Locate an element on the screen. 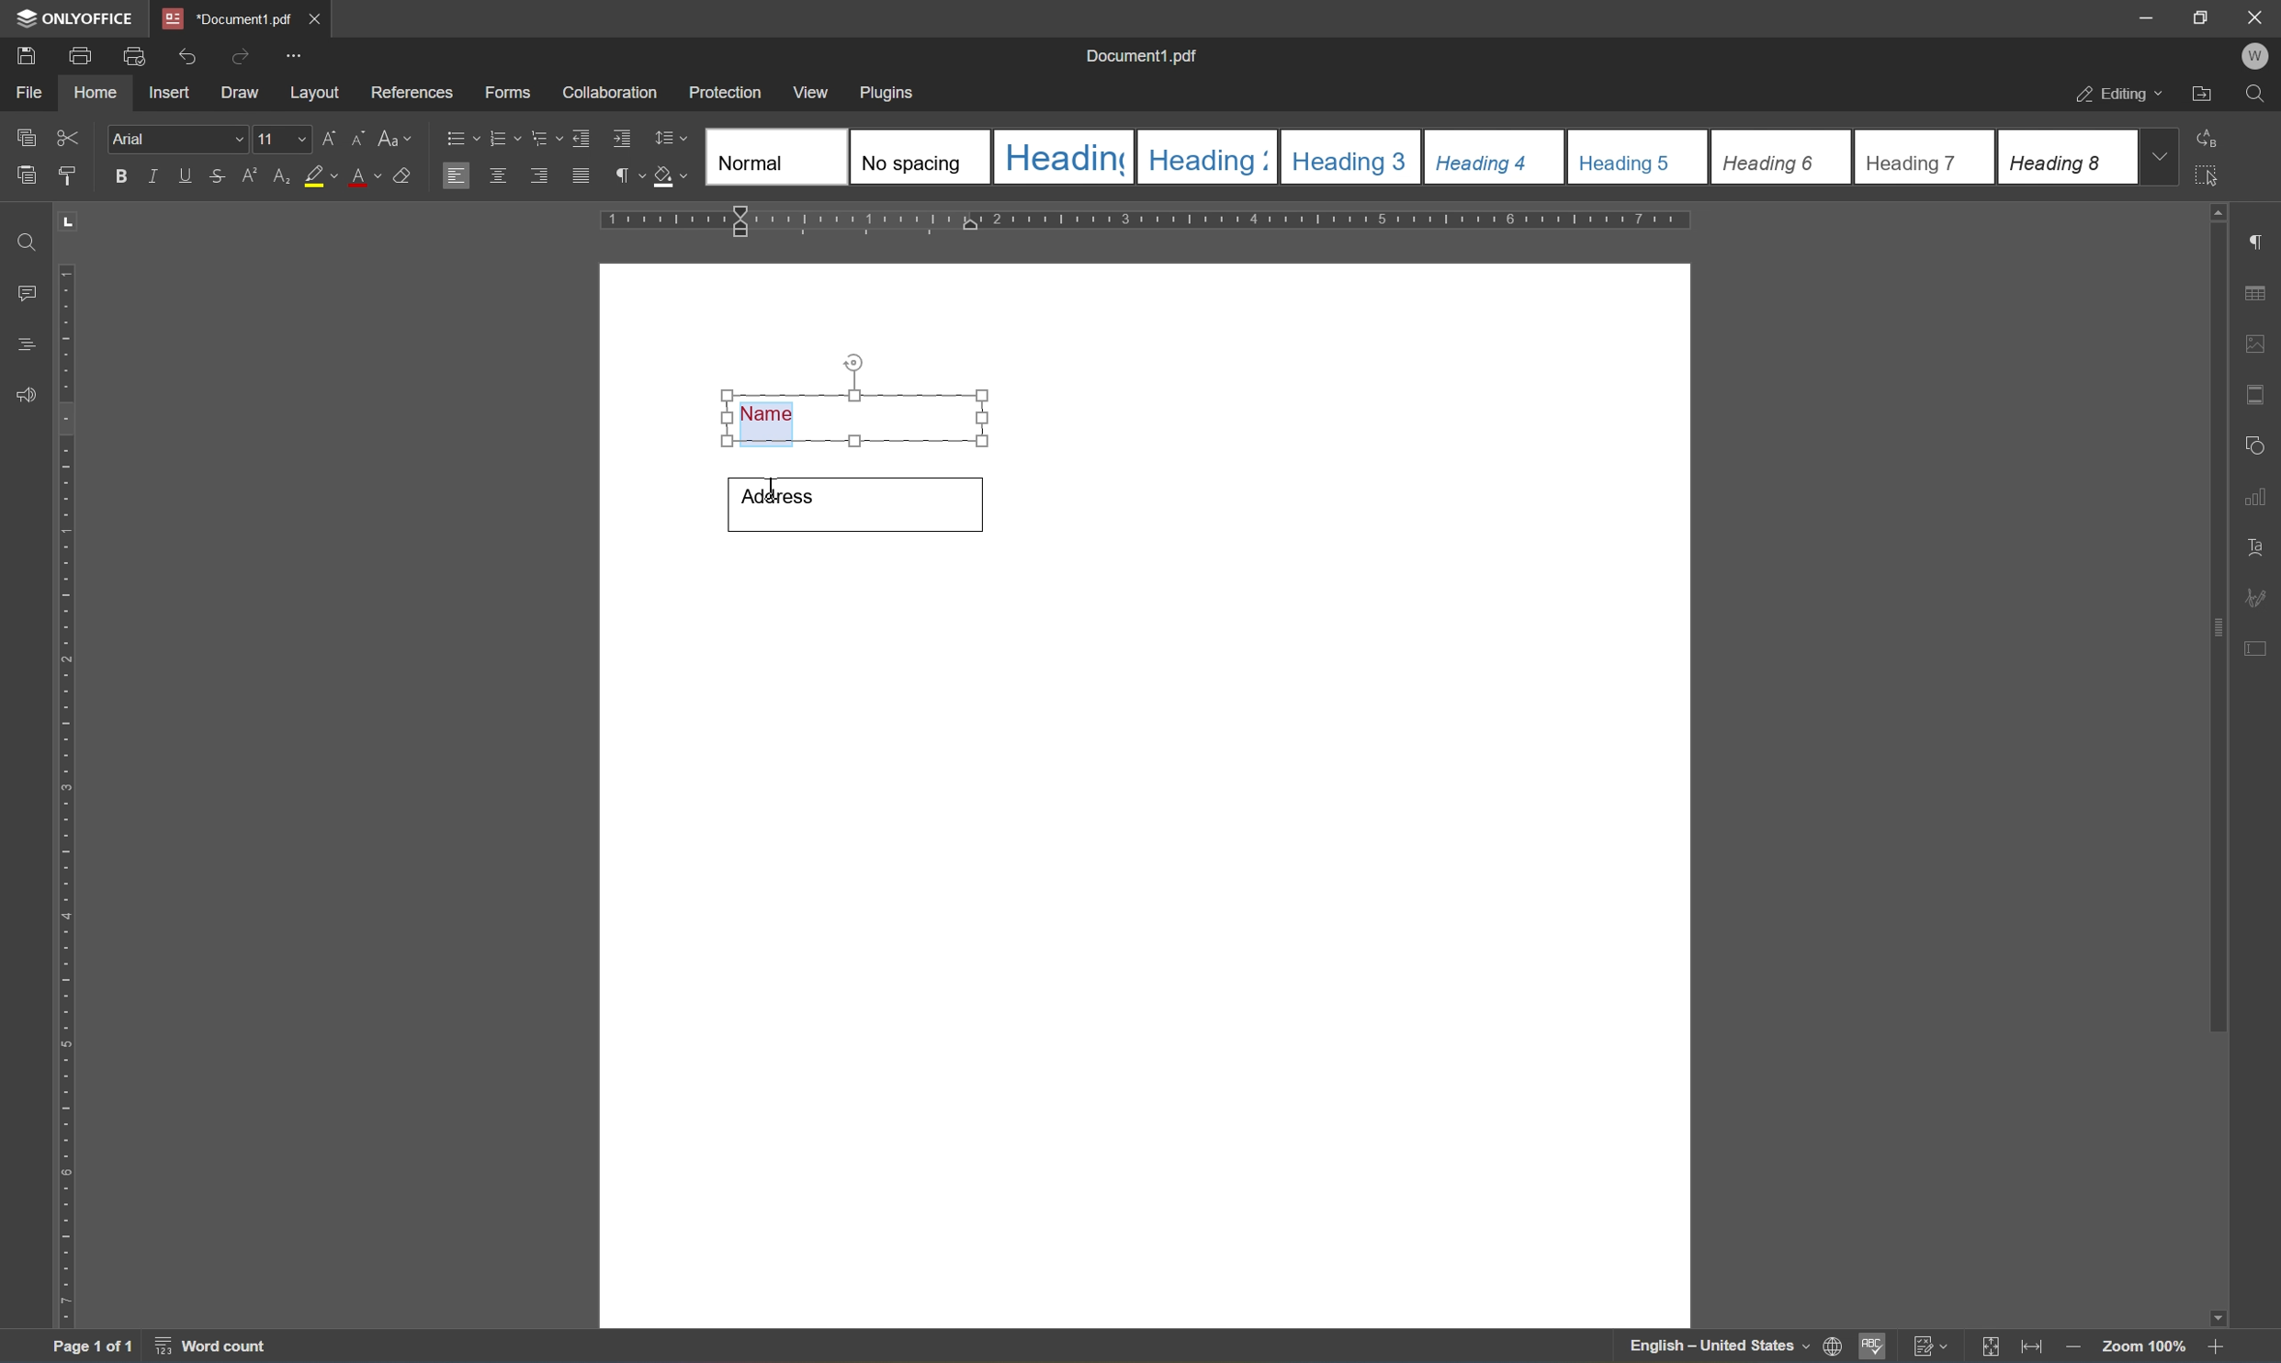 The width and height of the screenshot is (2281, 1363). replace is located at coordinates (2214, 139).